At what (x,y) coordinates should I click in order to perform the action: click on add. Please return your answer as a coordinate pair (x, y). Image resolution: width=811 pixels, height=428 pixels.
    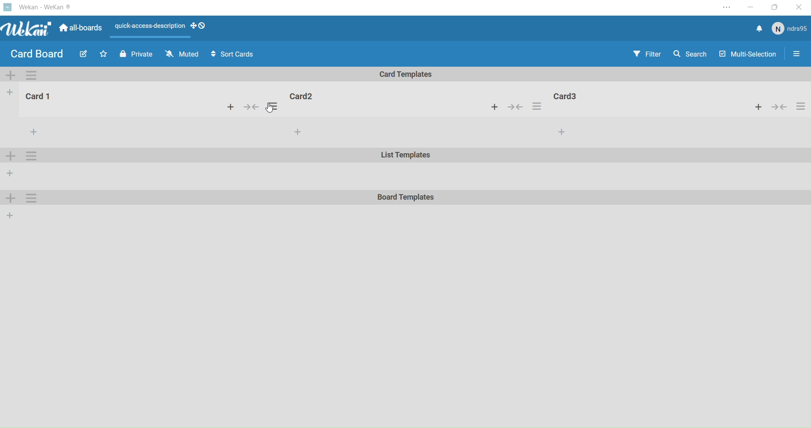
    Looking at the image, I should click on (11, 217).